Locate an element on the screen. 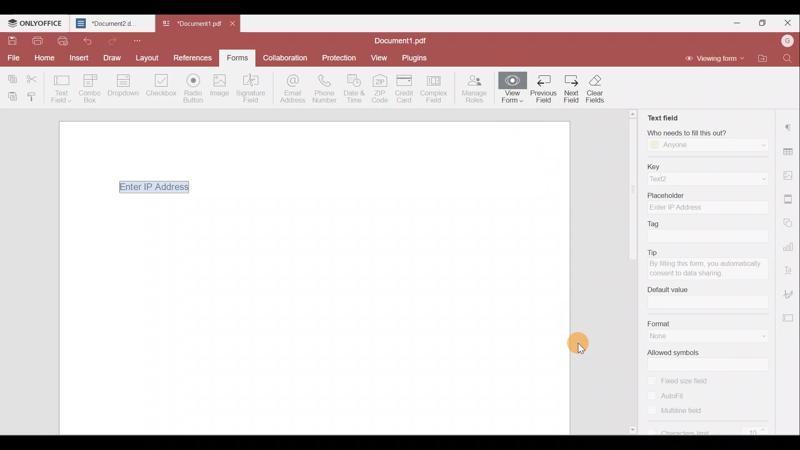 This screenshot has height=450, width=800. Minimize is located at coordinates (738, 22).